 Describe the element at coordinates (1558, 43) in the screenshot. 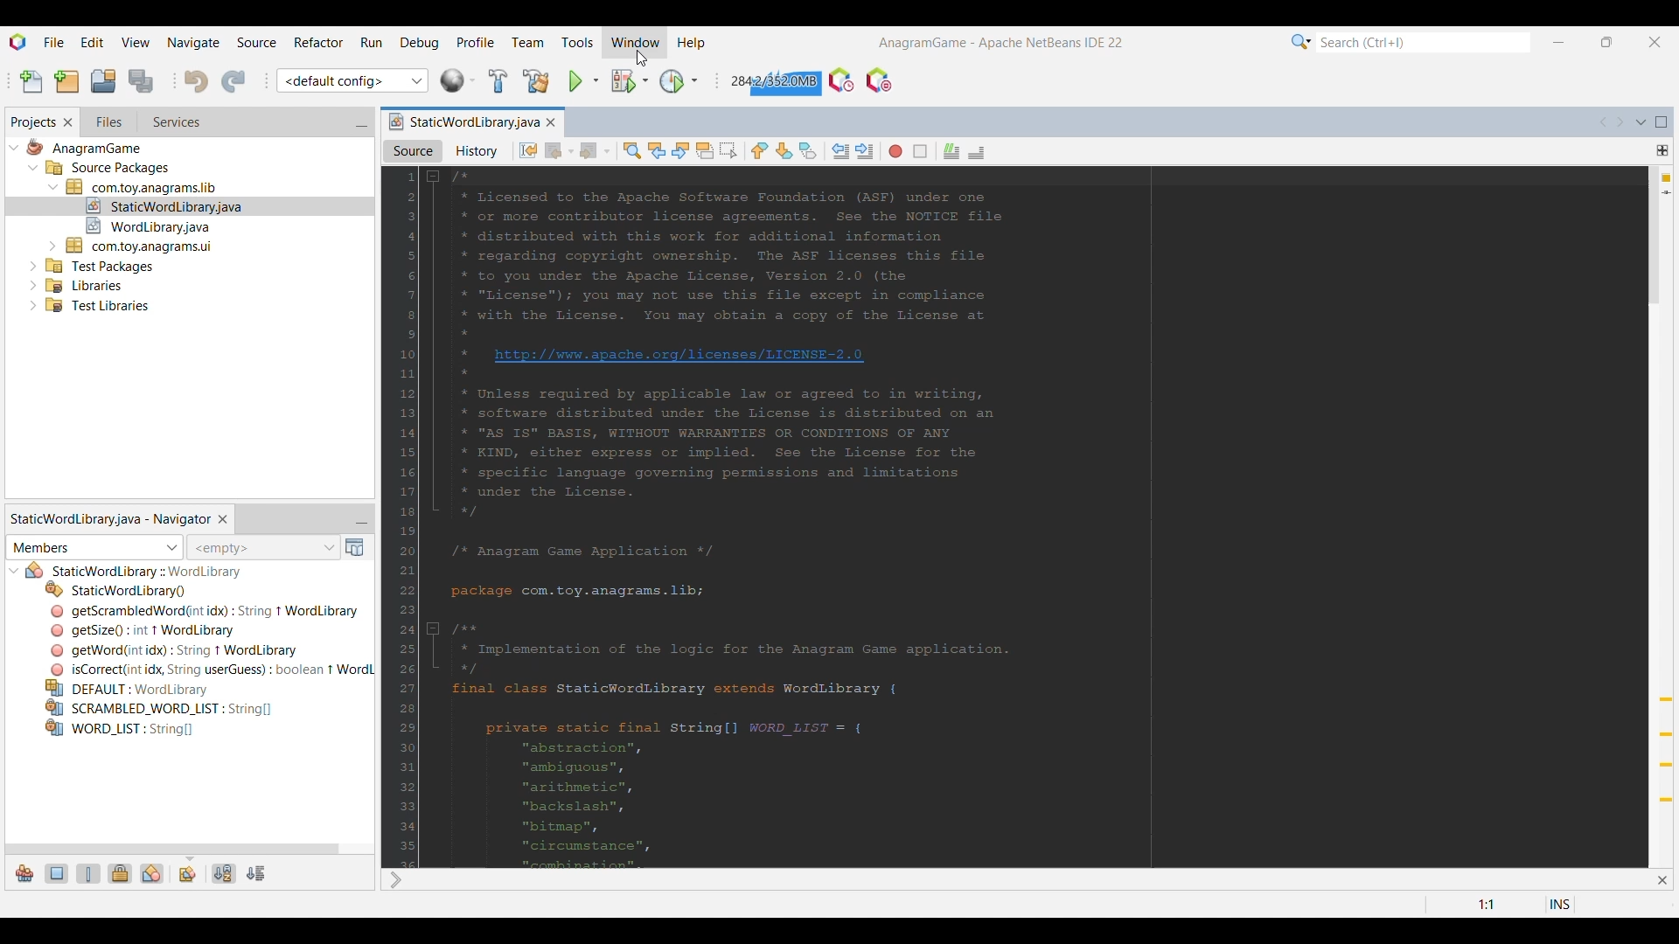

I see `Minimize` at that location.